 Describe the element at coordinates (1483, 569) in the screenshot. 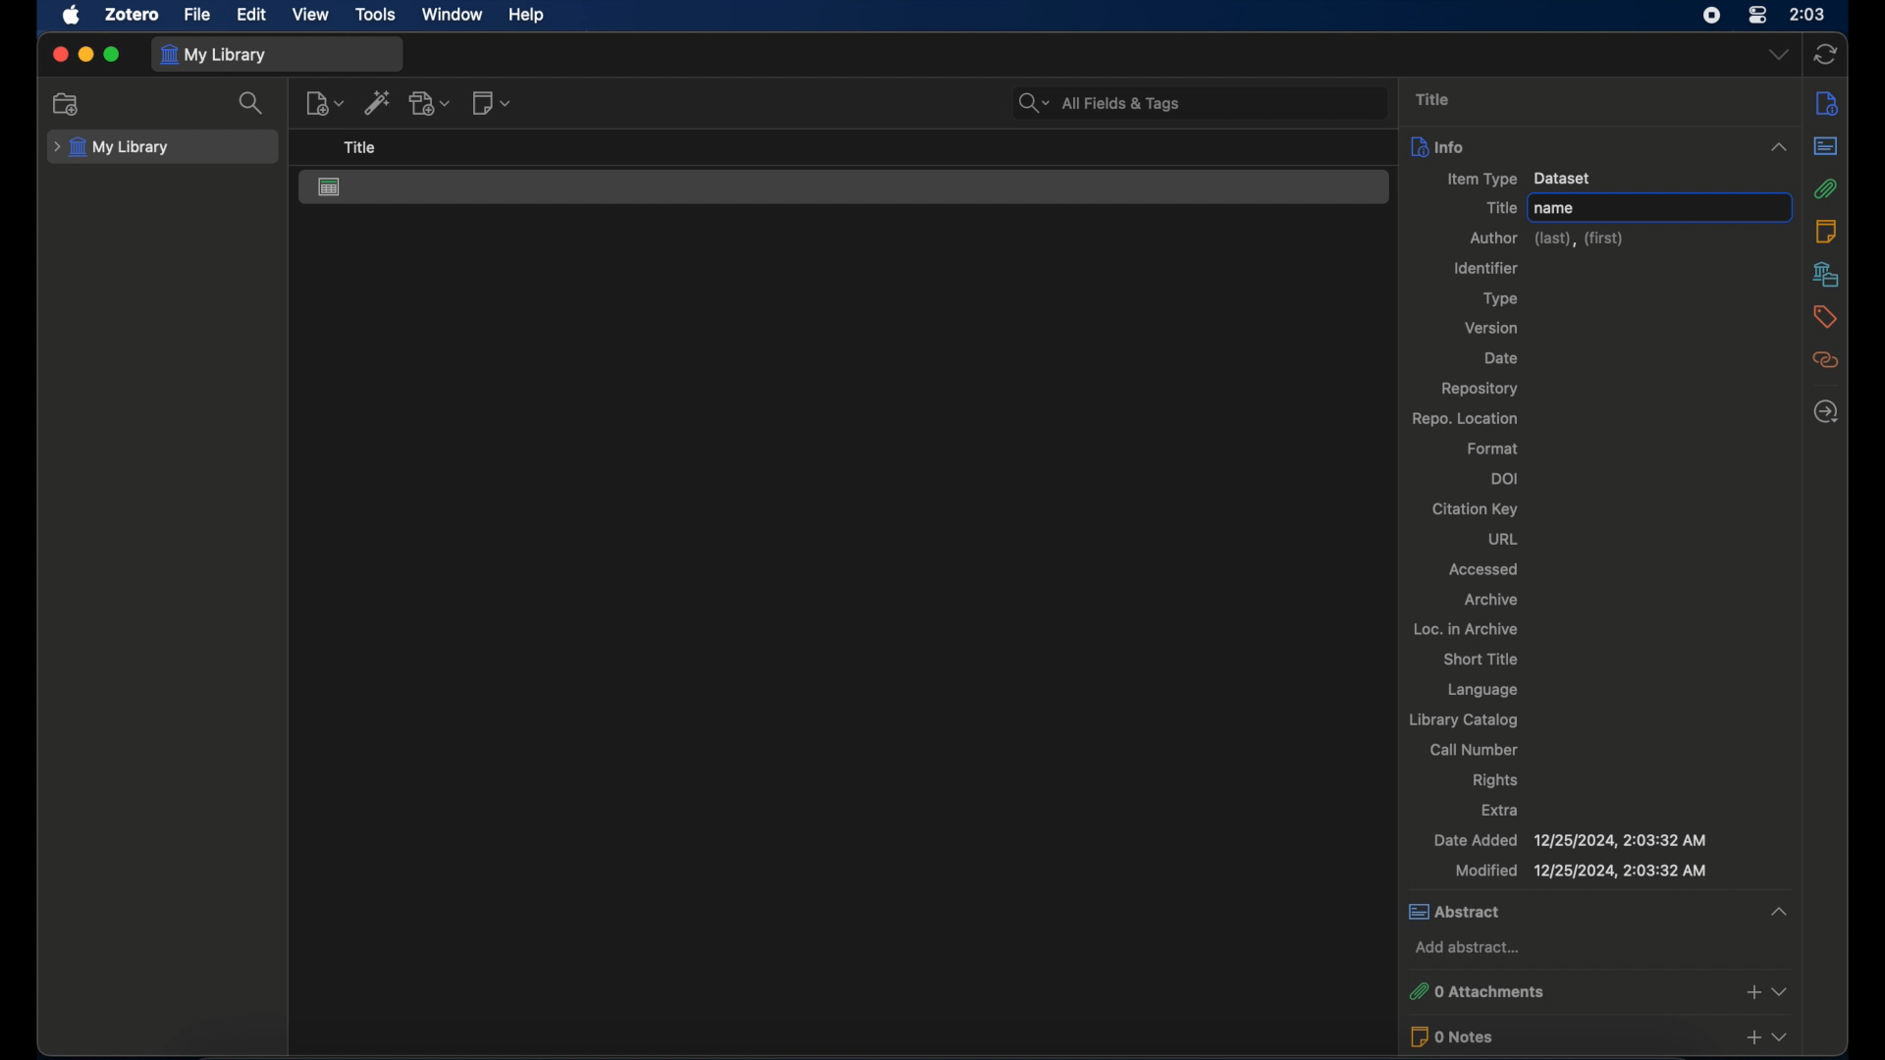

I see `accessed` at that location.